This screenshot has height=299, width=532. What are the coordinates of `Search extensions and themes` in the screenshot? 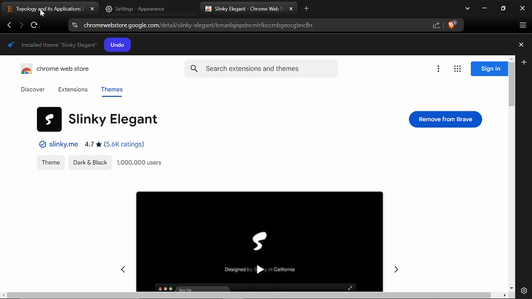 It's located at (264, 69).